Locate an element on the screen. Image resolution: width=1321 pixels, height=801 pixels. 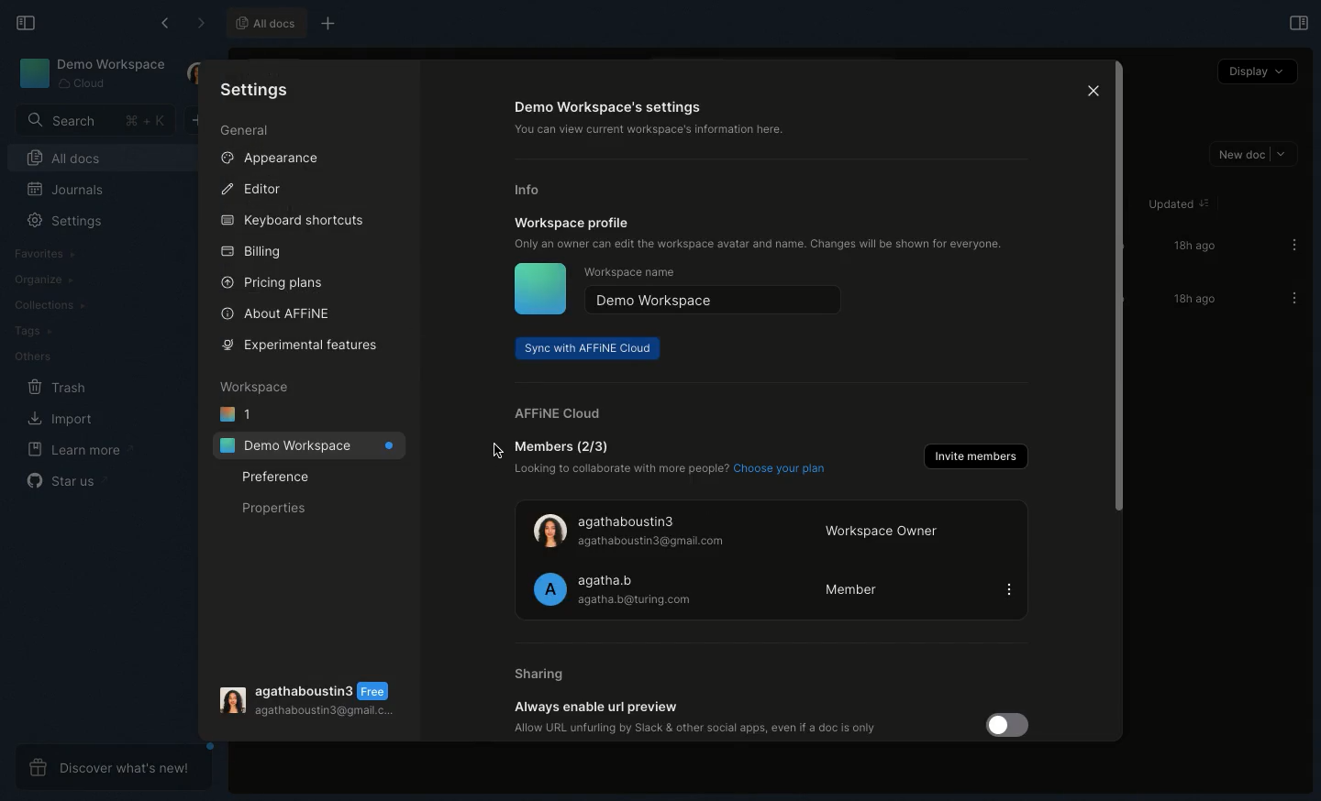
Workspace name is located at coordinates (644, 272).